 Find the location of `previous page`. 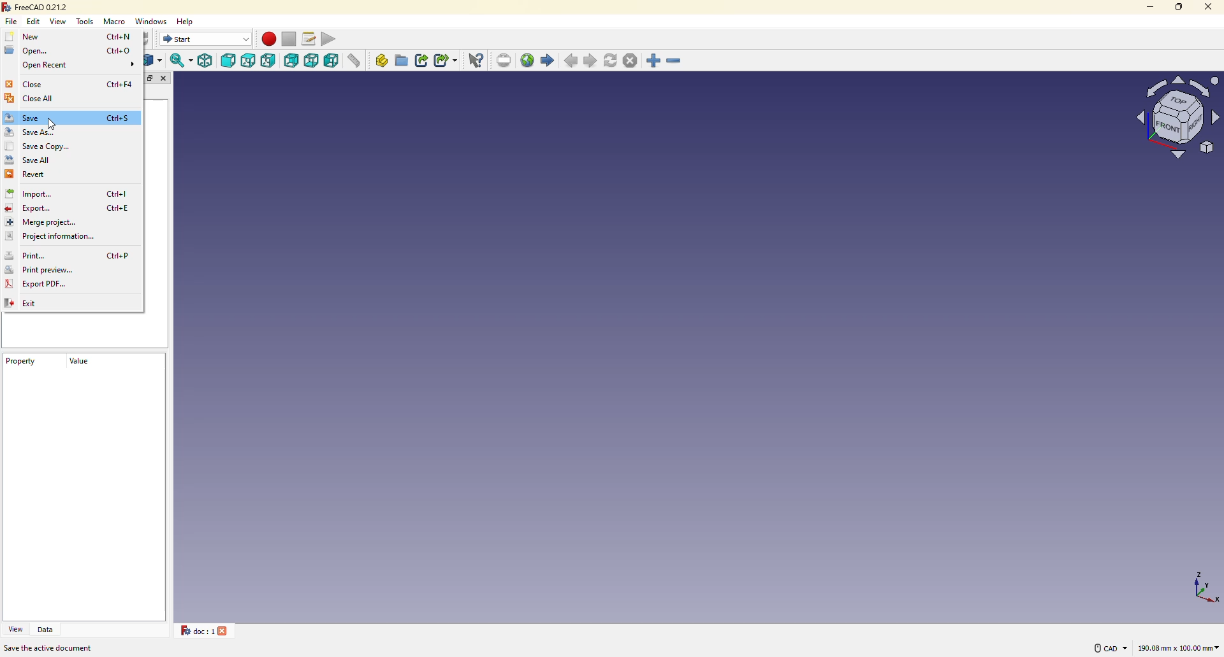

previous page is located at coordinates (572, 62).